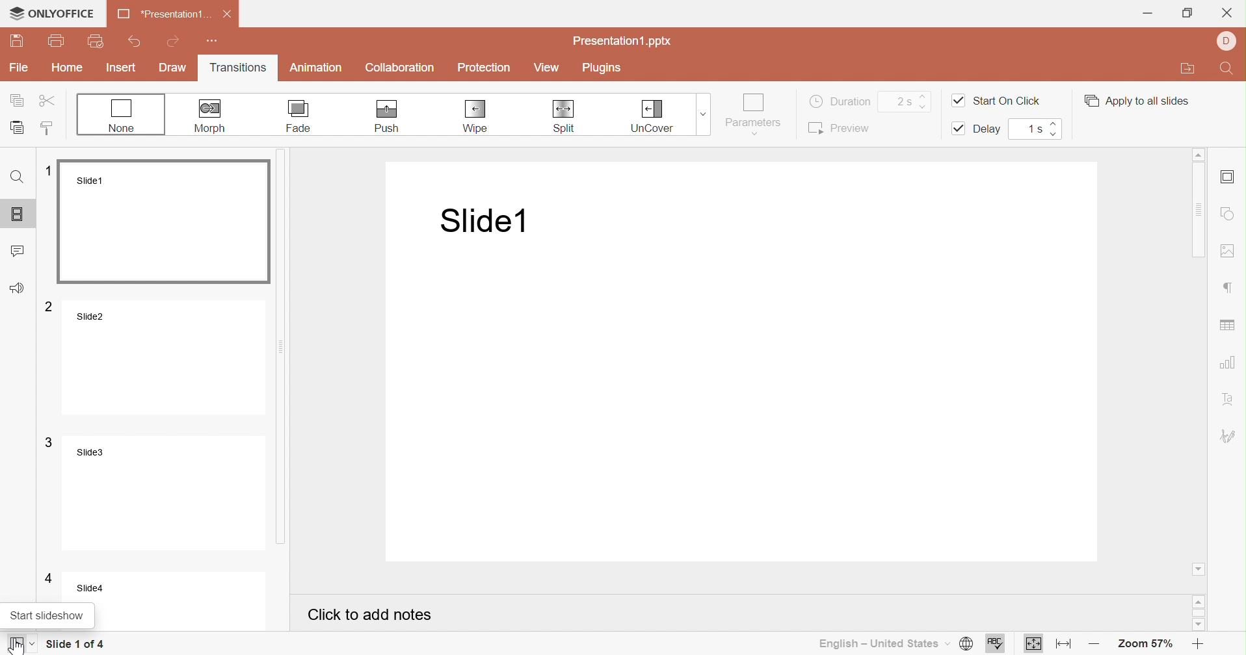  I want to click on Quick print, so click(98, 42).